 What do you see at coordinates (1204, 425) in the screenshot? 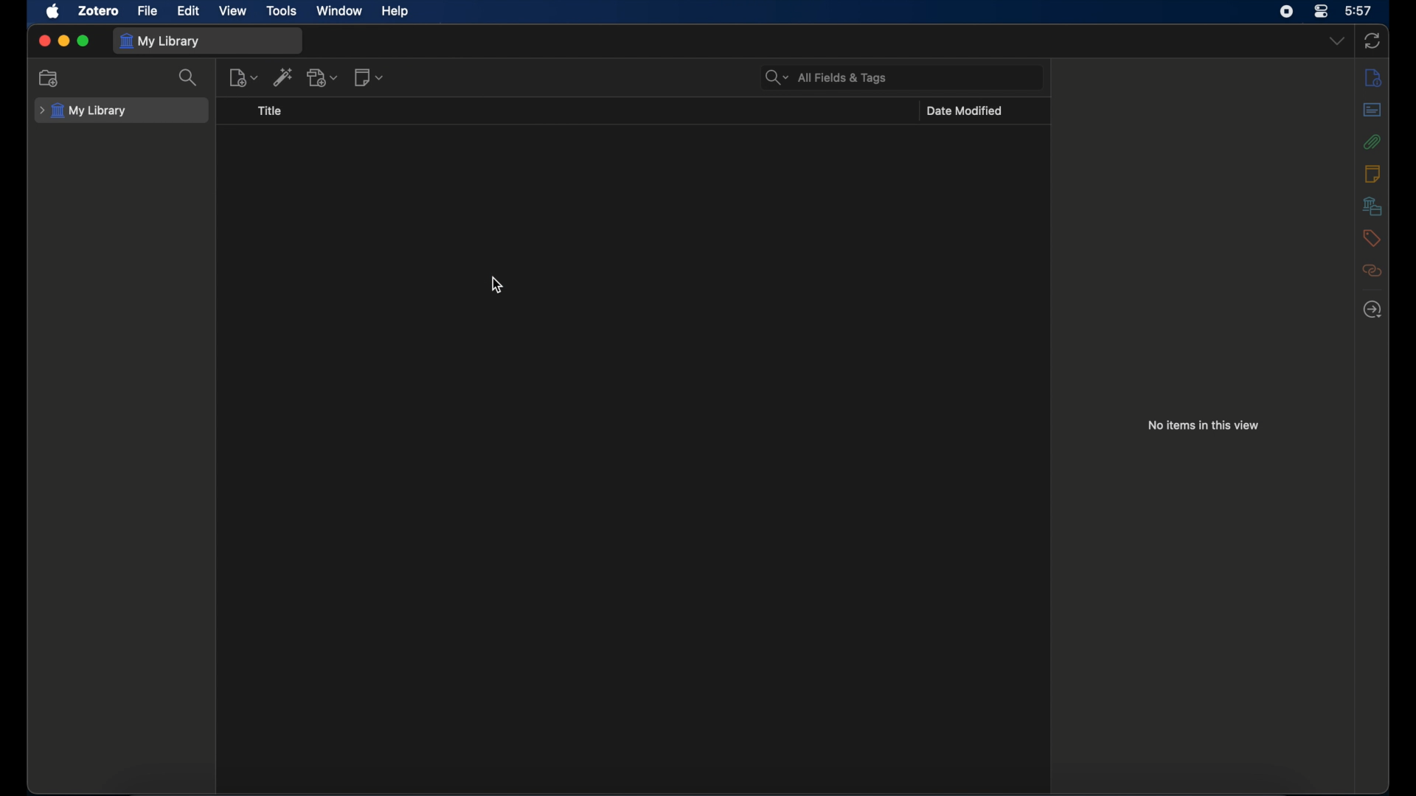
I see `no item in this view` at bounding box center [1204, 425].